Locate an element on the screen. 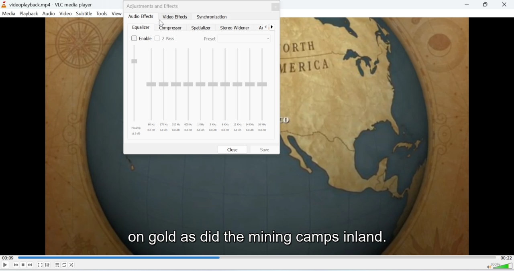 The image size is (514, 271). Playbar is located at coordinates (257, 257).